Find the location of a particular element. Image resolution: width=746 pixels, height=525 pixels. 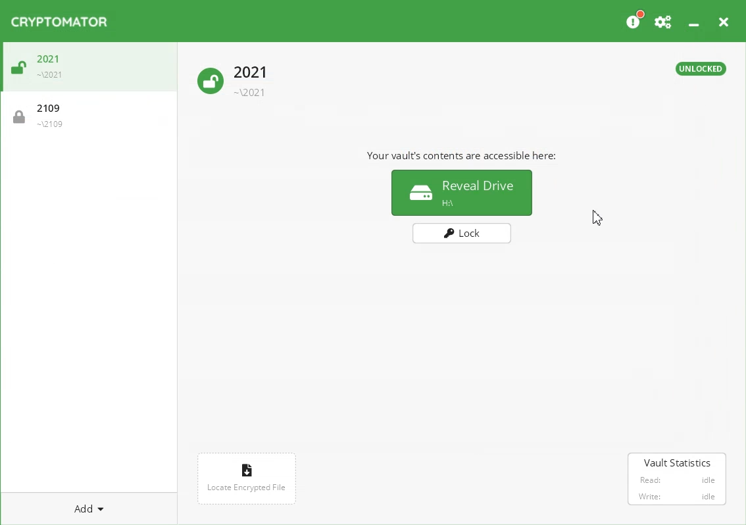

Cursor is located at coordinates (597, 217).